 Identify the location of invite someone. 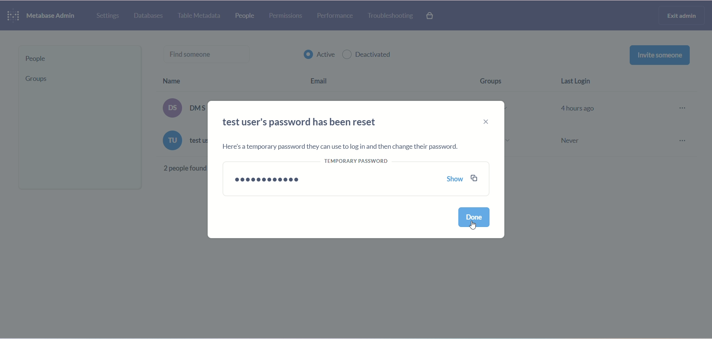
(659, 56).